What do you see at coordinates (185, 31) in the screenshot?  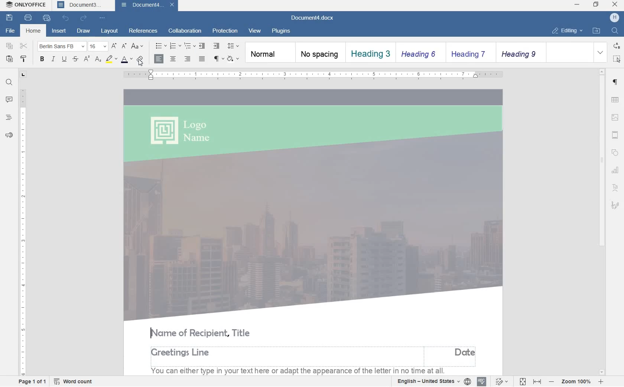 I see `collaboration` at bounding box center [185, 31].